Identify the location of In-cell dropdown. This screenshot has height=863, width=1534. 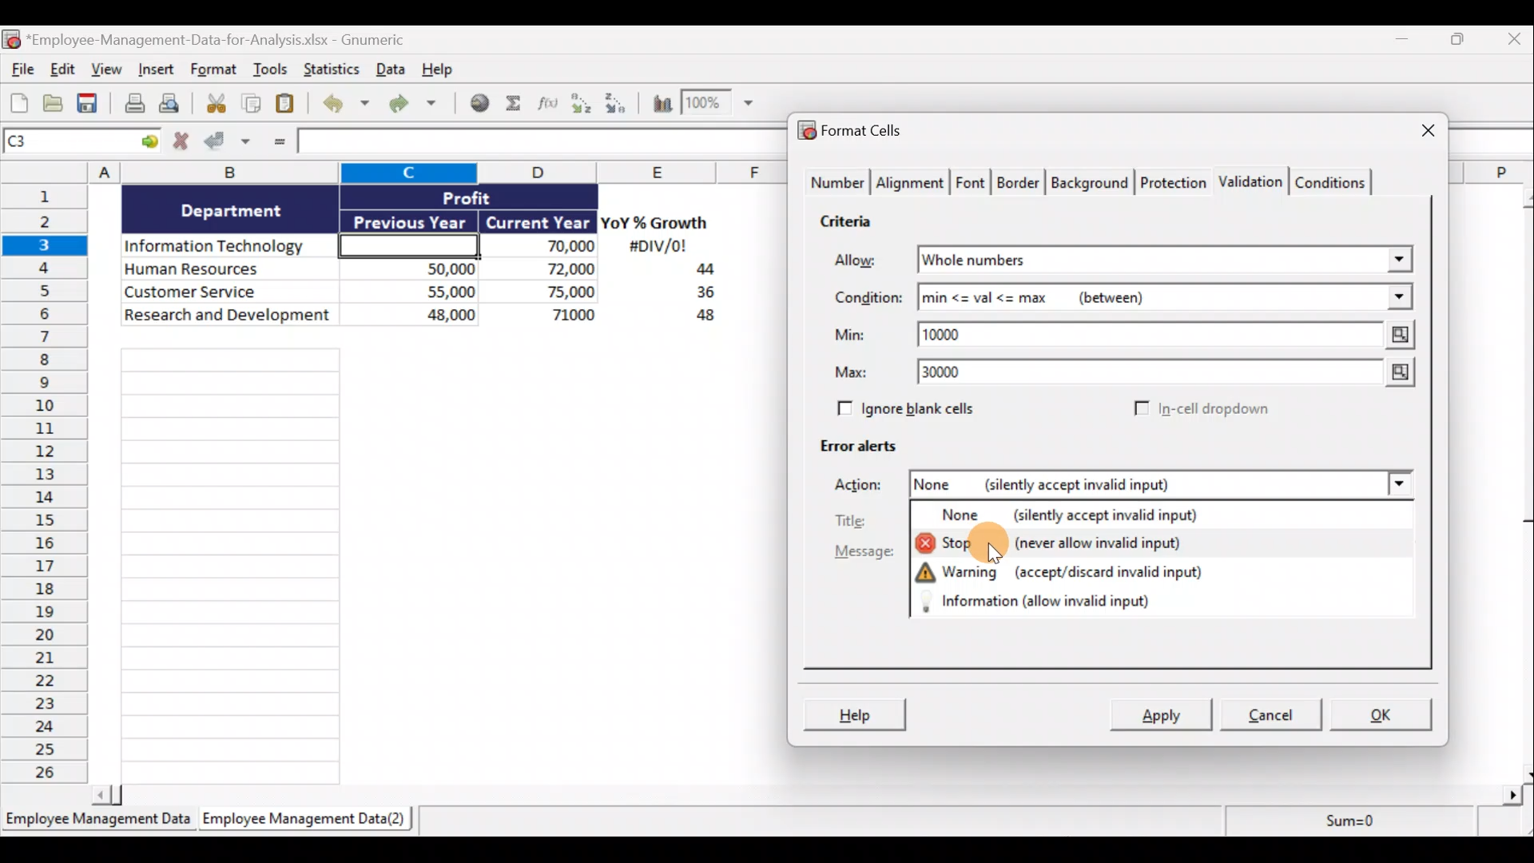
(1200, 410).